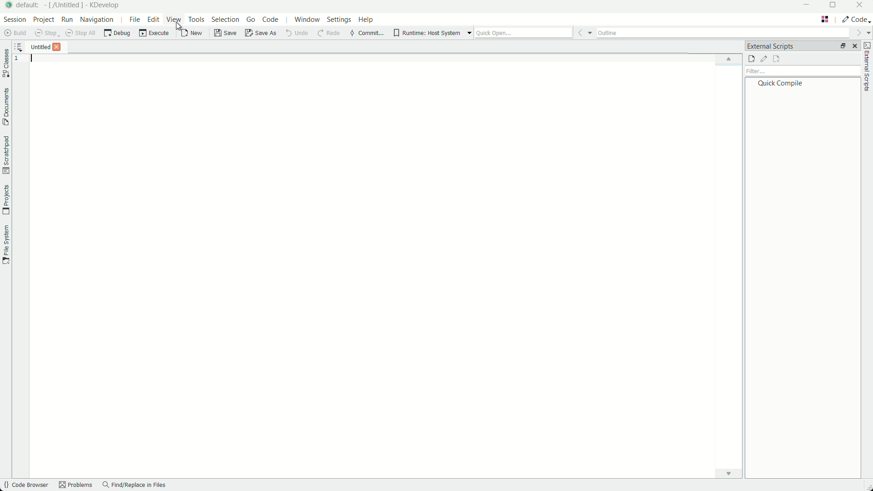  What do you see at coordinates (776, 59) in the screenshot?
I see `remove external scripts` at bounding box center [776, 59].